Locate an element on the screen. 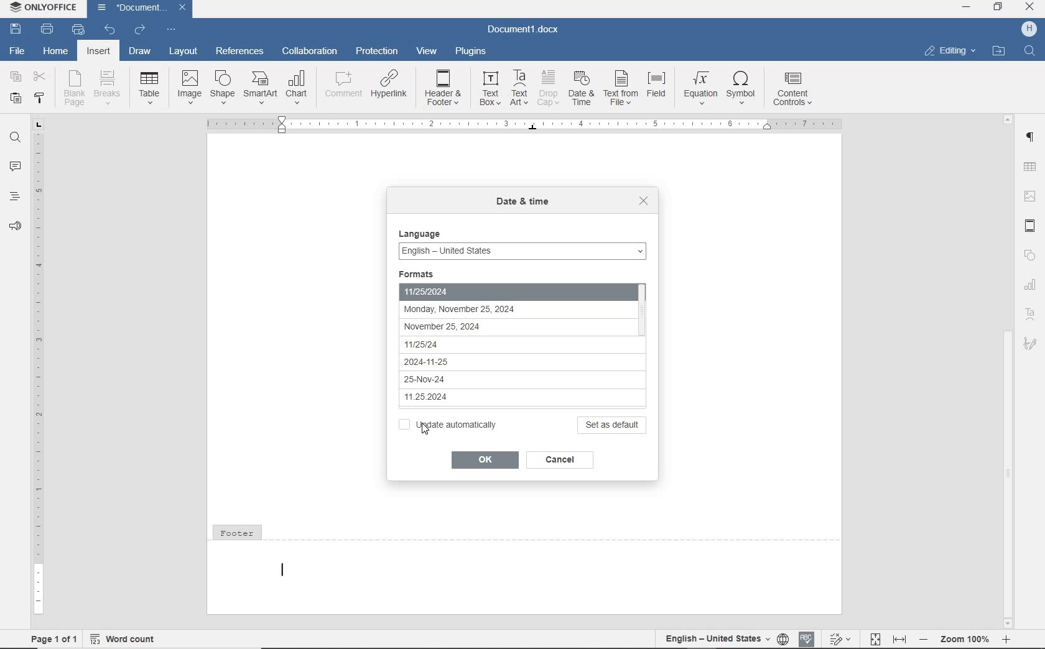  quick print is located at coordinates (79, 30).